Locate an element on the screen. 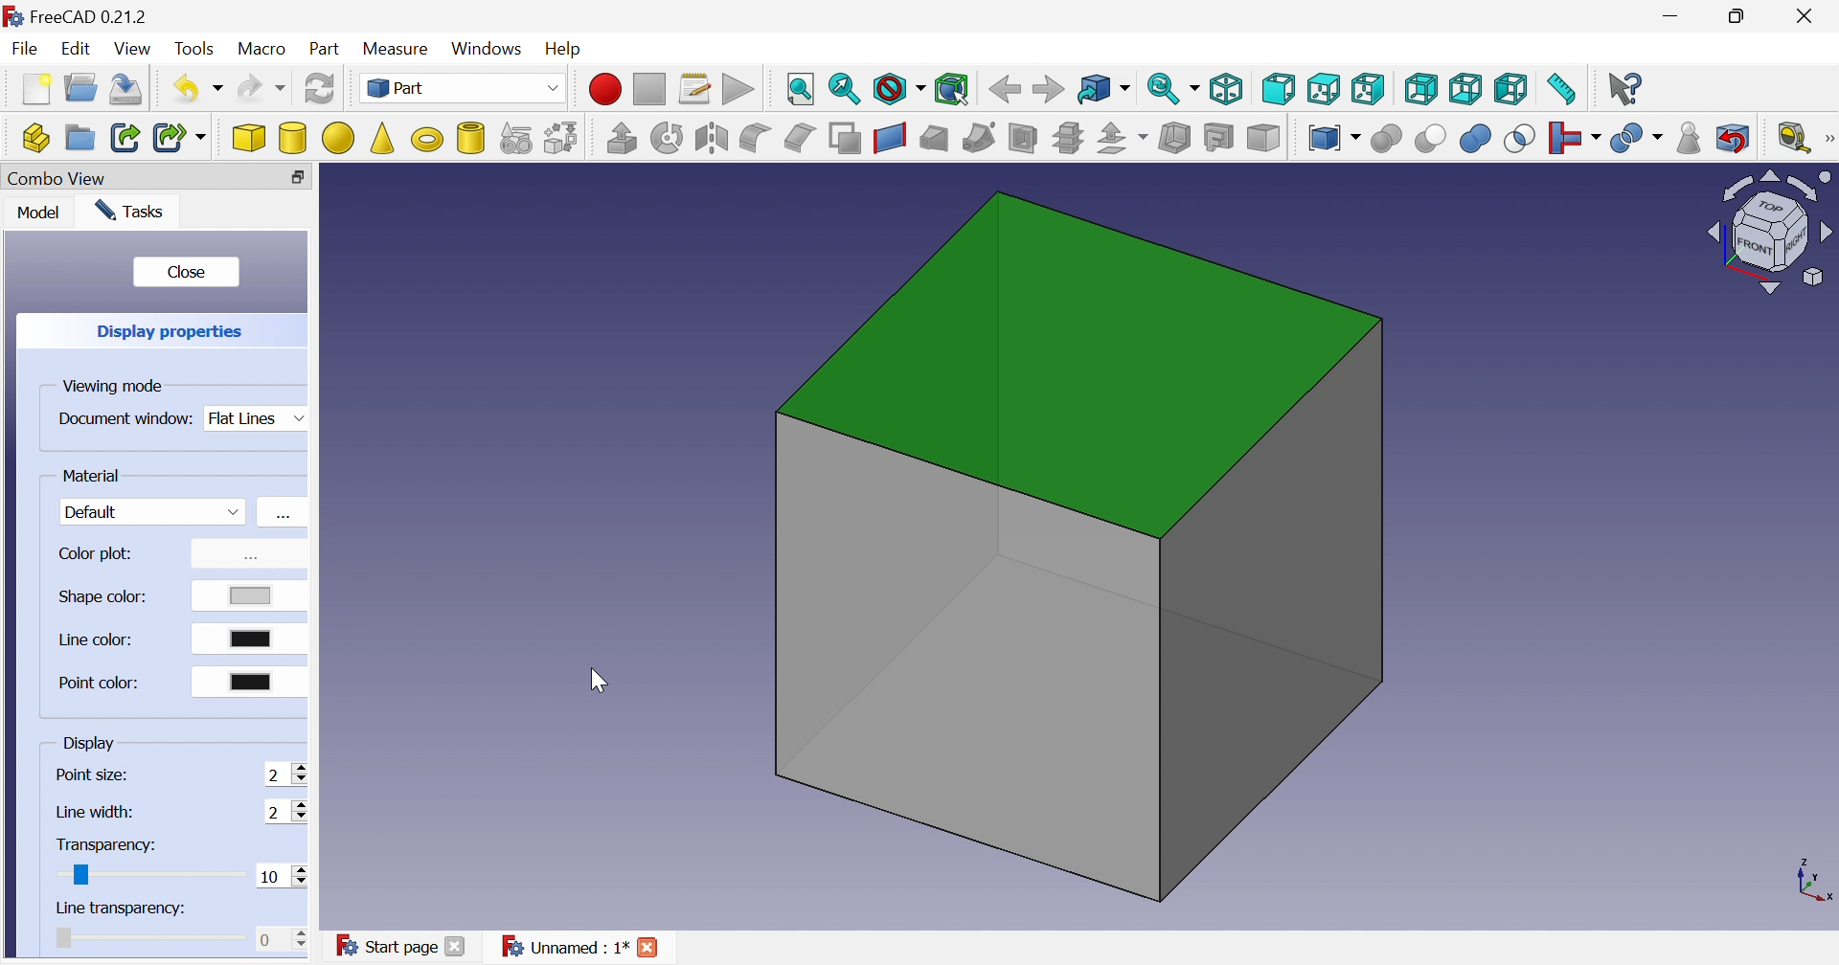 This screenshot has width=1839, height=965. Intersection is located at coordinates (1522, 138).